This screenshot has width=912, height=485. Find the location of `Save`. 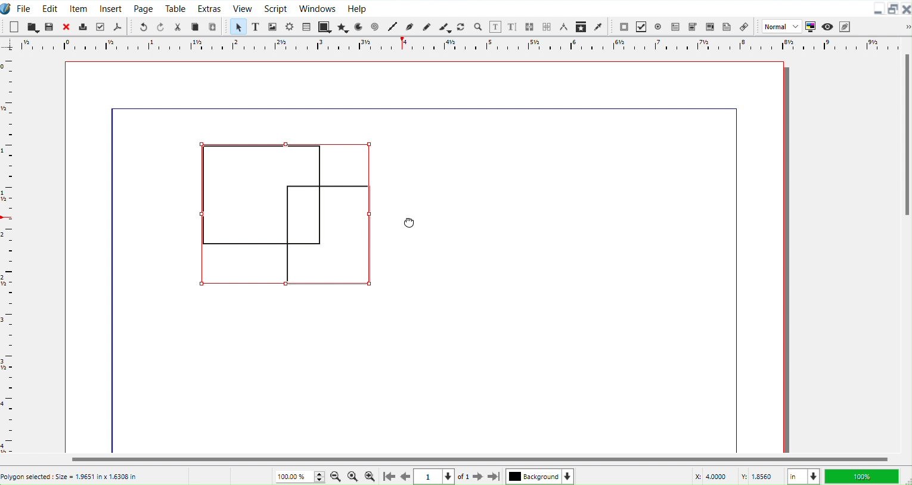

Save is located at coordinates (49, 26).